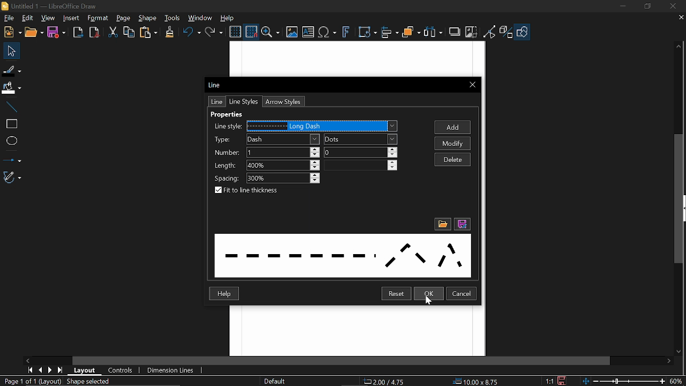 The width and height of the screenshot is (686, 386). I want to click on Length, so click(284, 166).